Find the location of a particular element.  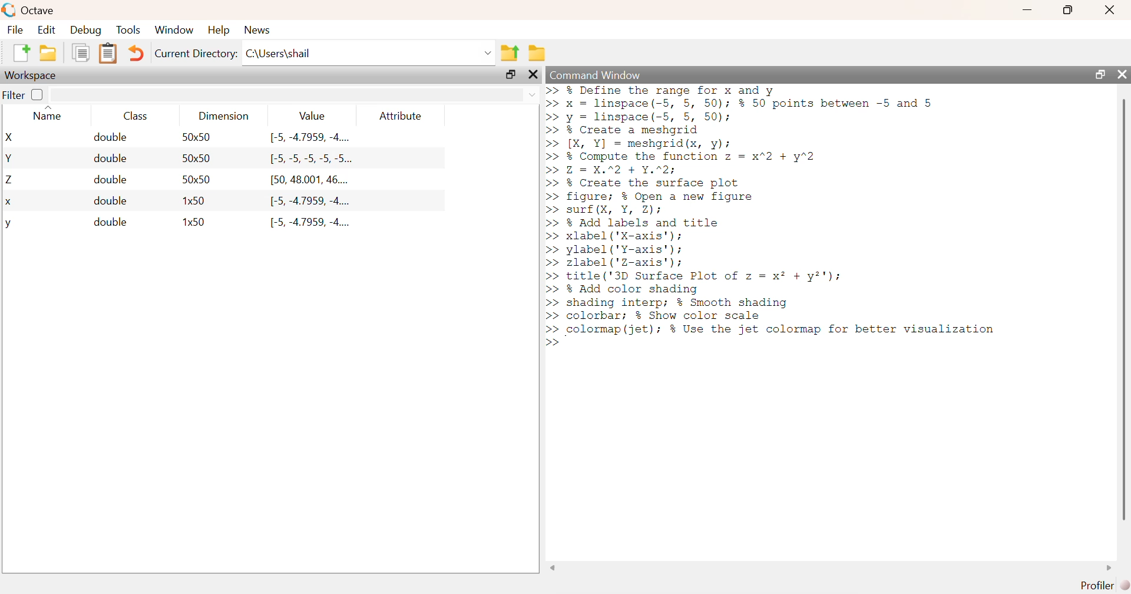

Clipboard is located at coordinates (107, 54).